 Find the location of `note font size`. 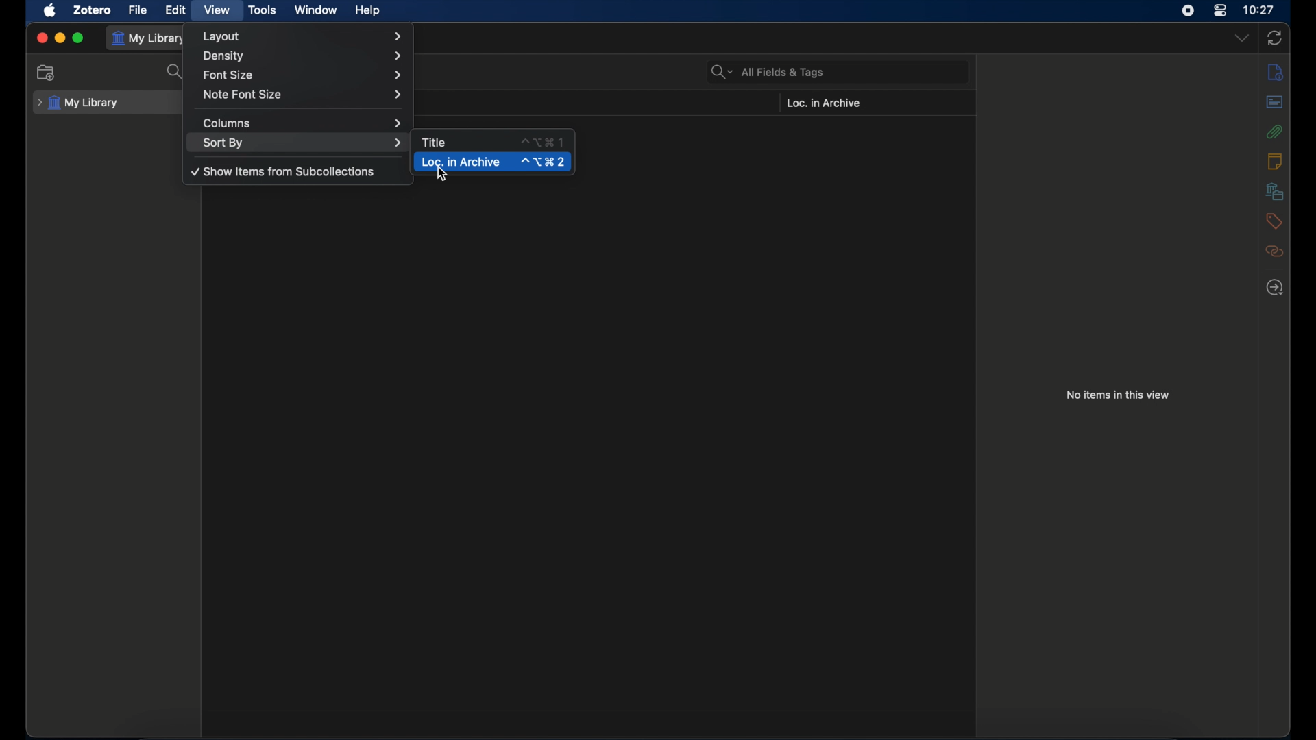

note font size is located at coordinates (302, 94).